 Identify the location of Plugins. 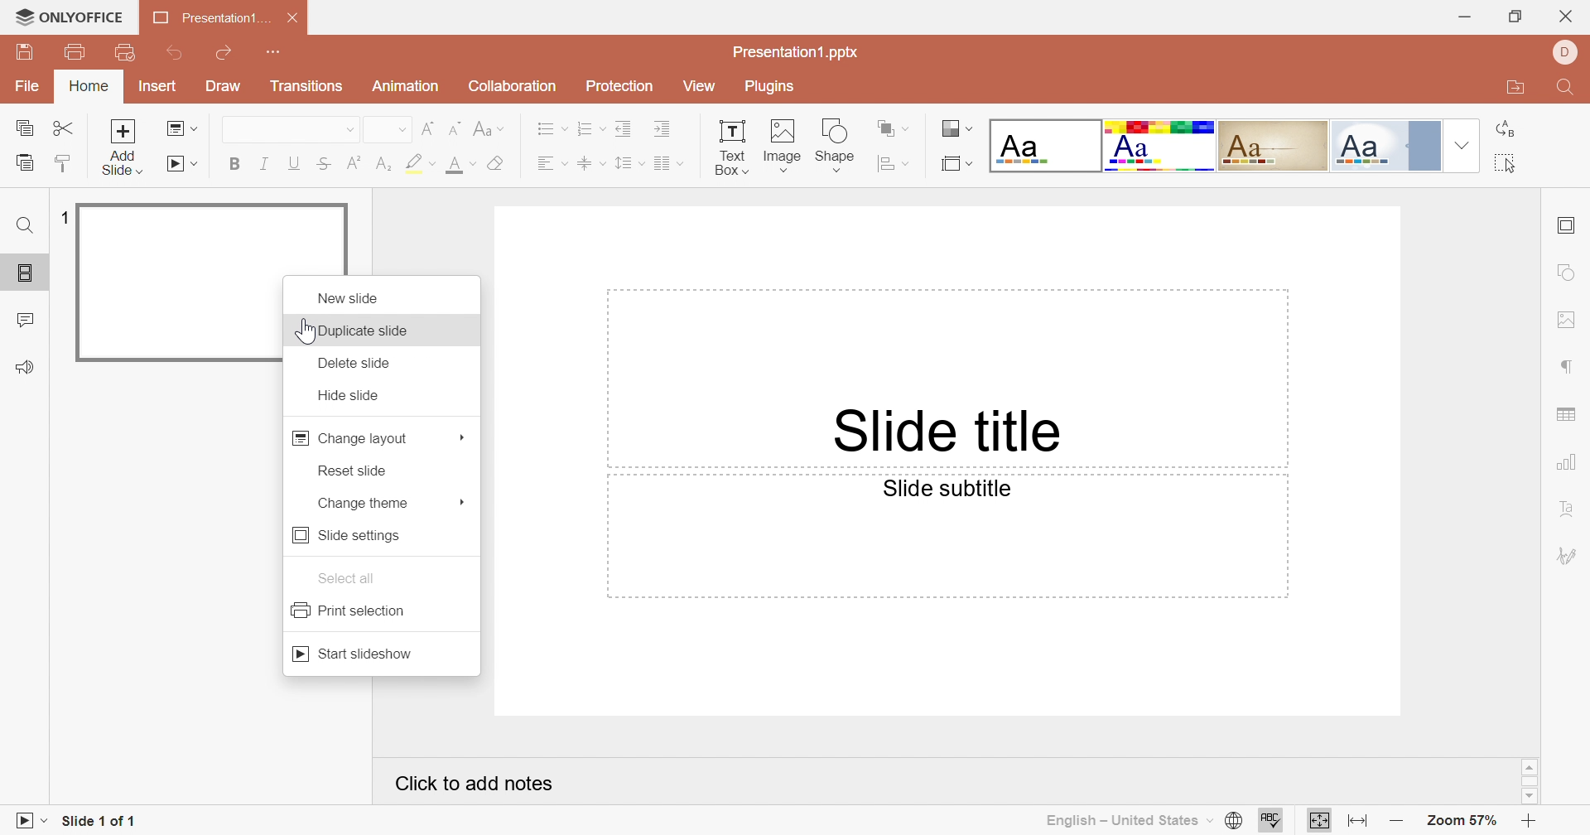
(773, 84).